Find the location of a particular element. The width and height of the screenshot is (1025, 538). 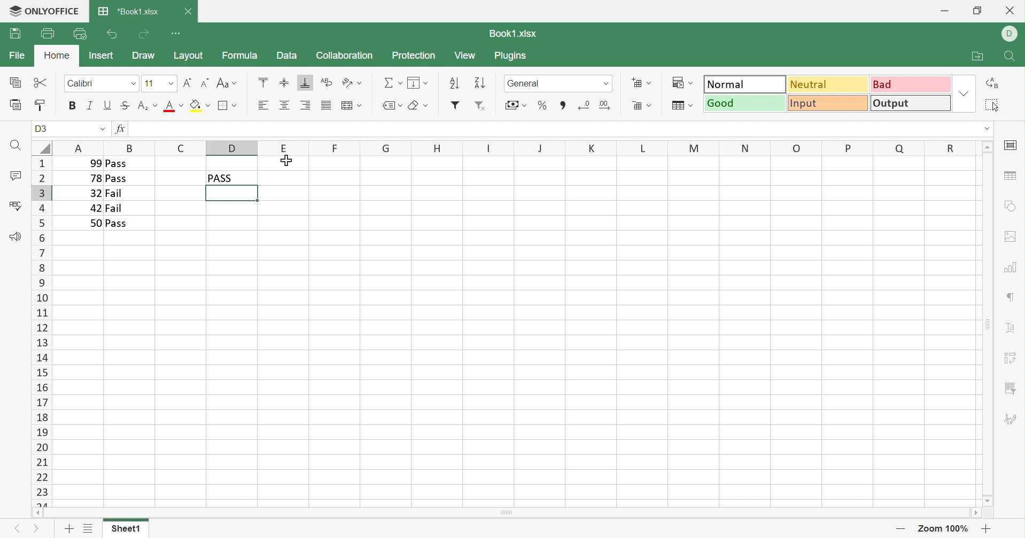

Drop down is located at coordinates (102, 130).